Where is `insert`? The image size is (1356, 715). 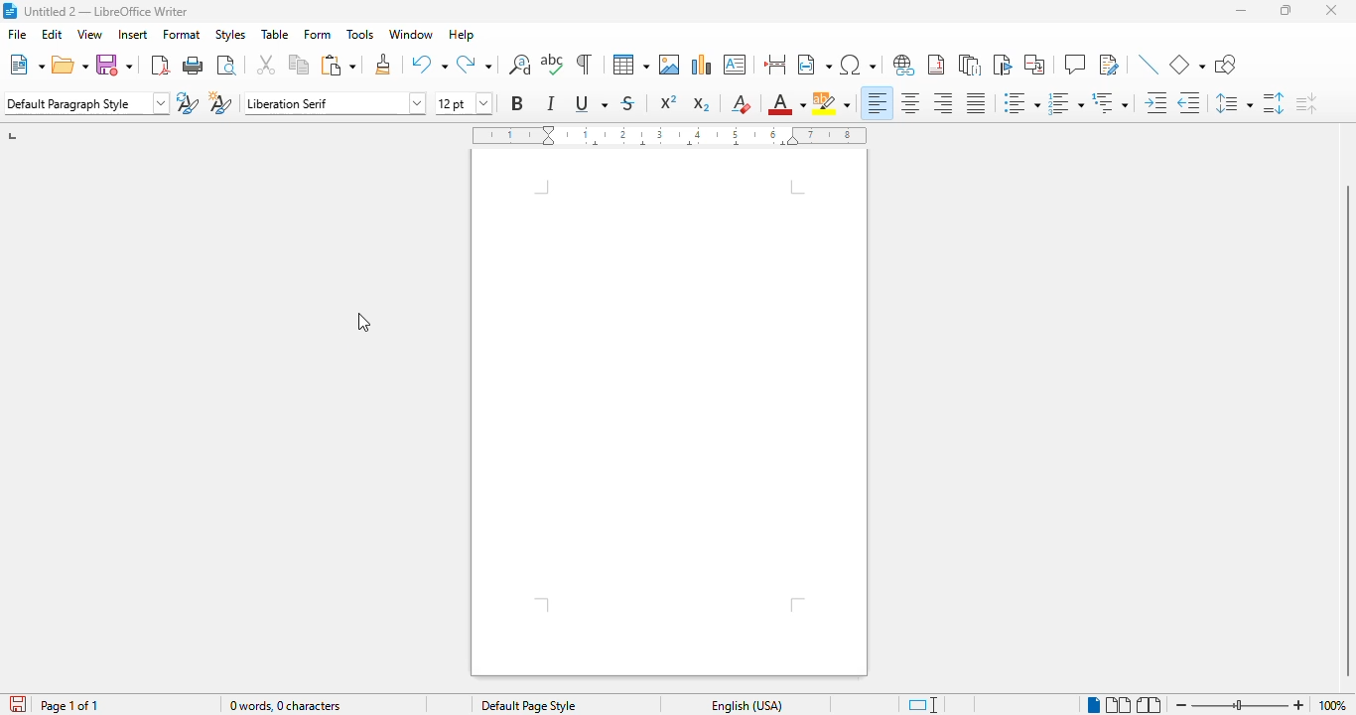 insert is located at coordinates (133, 35).